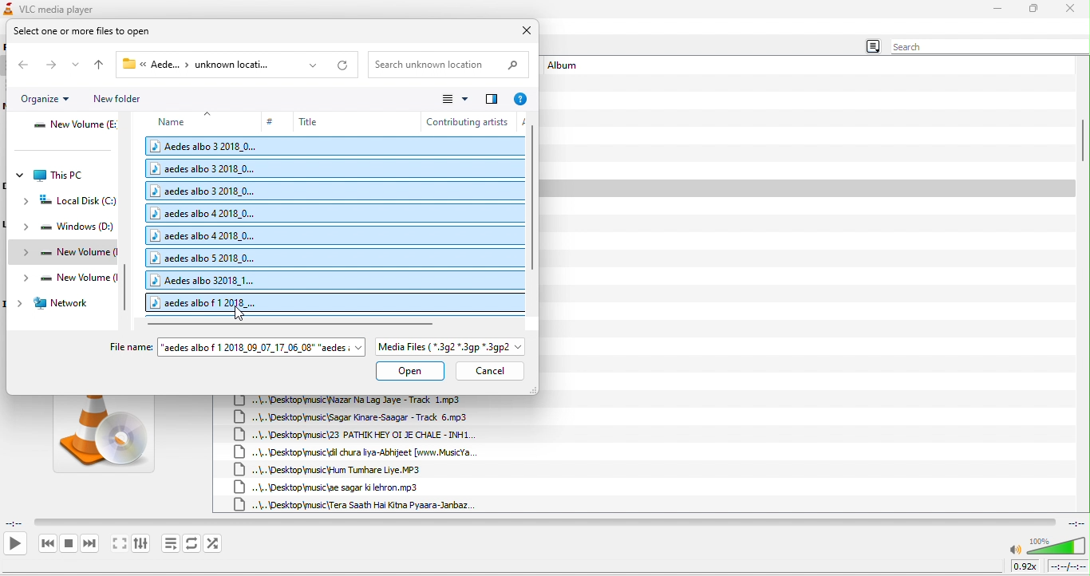 This screenshot has height=576, width=1090. I want to click on stop playback, so click(69, 543).